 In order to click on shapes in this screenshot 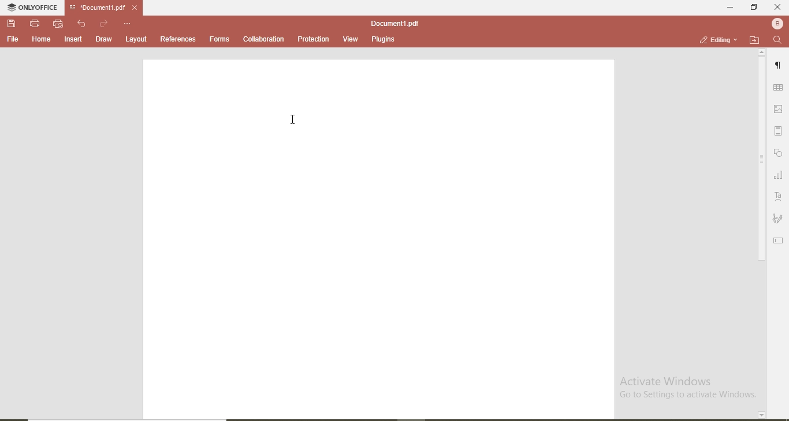, I will do `click(780, 153)`.